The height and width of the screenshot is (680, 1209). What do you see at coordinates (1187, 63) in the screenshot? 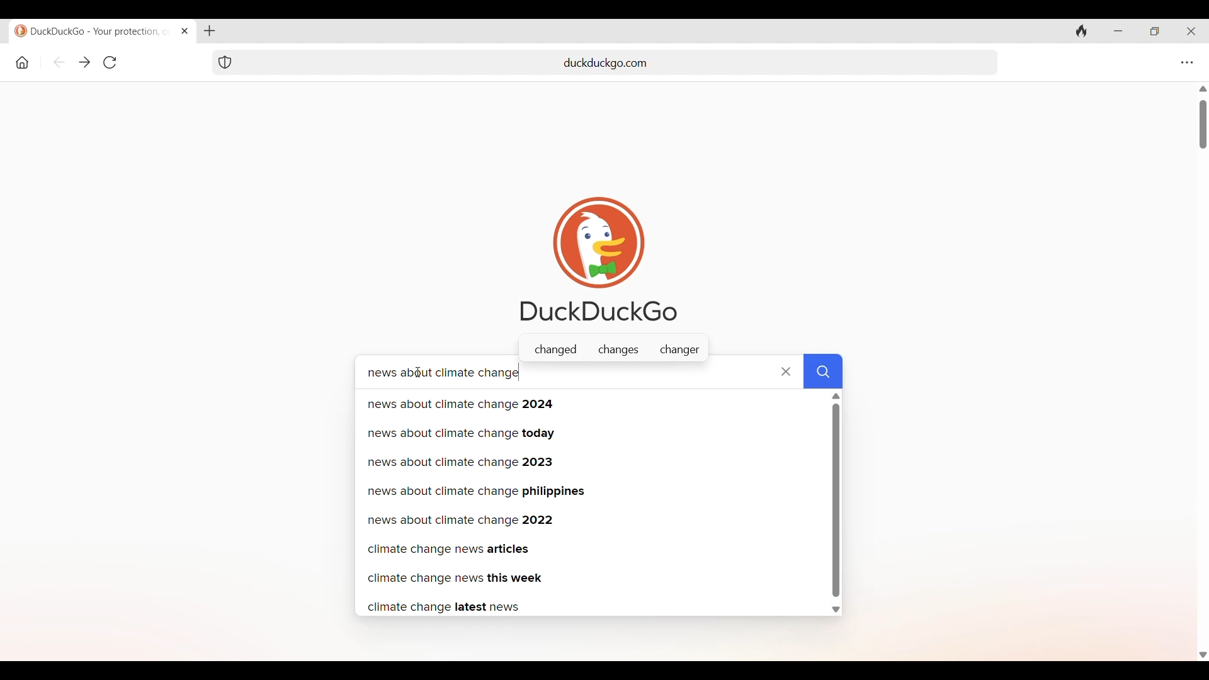
I see `Browser settings` at bounding box center [1187, 63].